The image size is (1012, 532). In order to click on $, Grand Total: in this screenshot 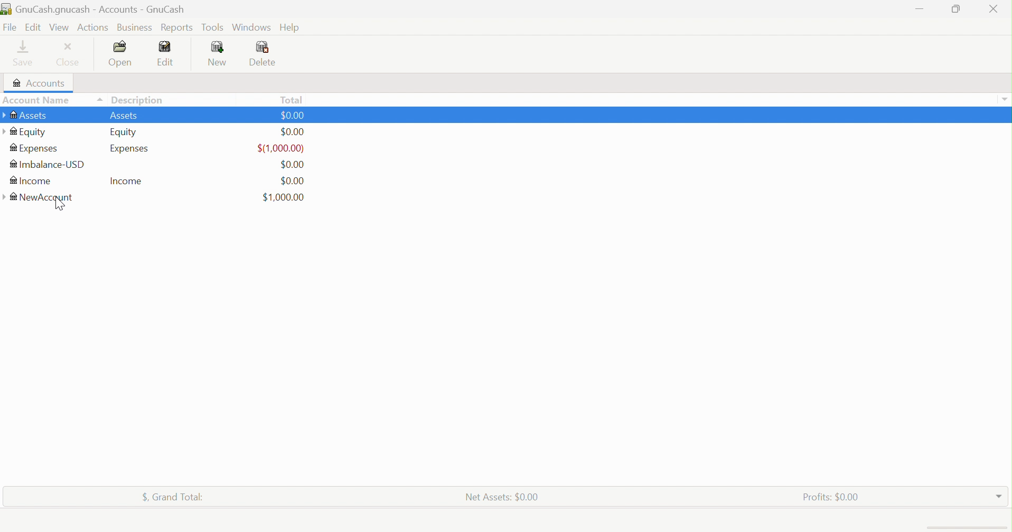, I will do `click(176, 497)`.